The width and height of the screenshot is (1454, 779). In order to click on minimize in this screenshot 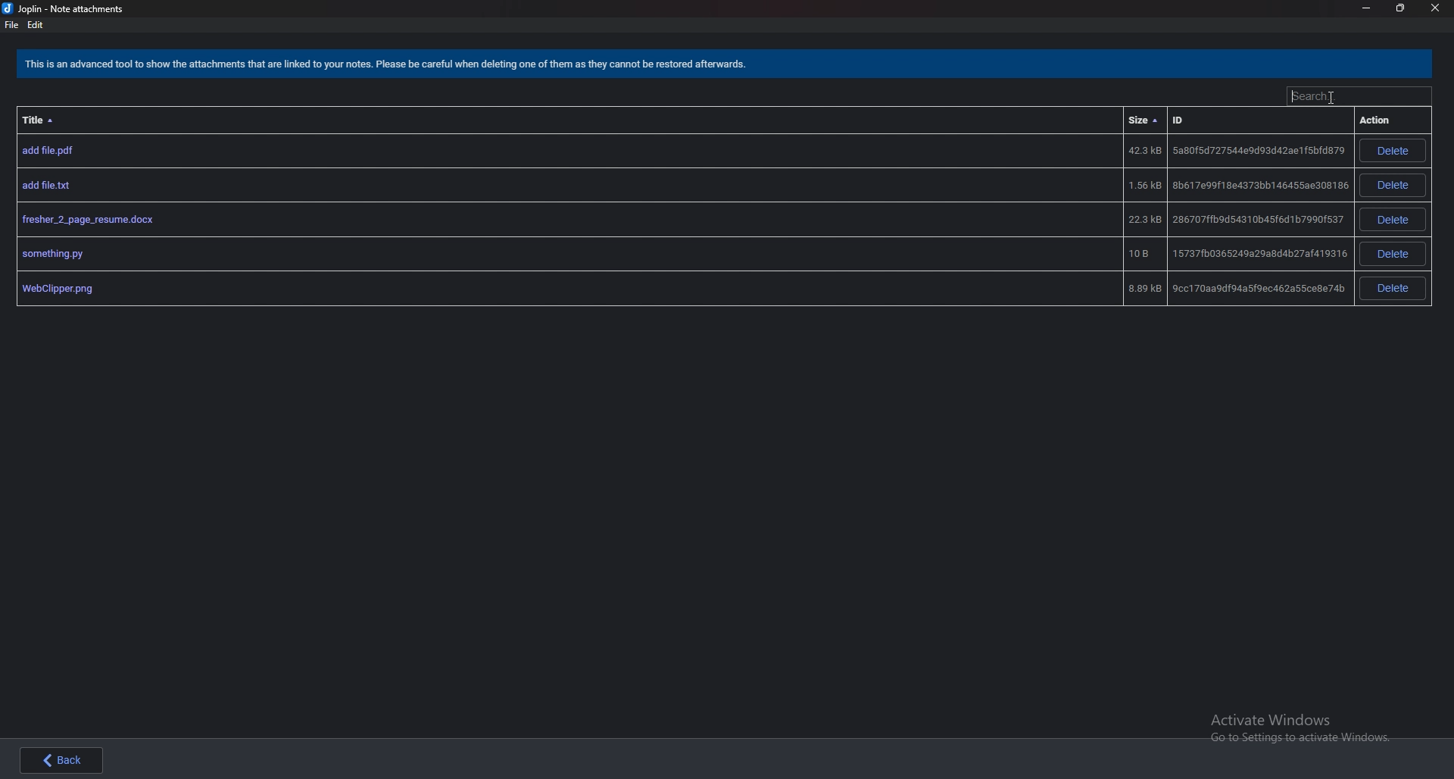, I will do `click(1367, 8)`.